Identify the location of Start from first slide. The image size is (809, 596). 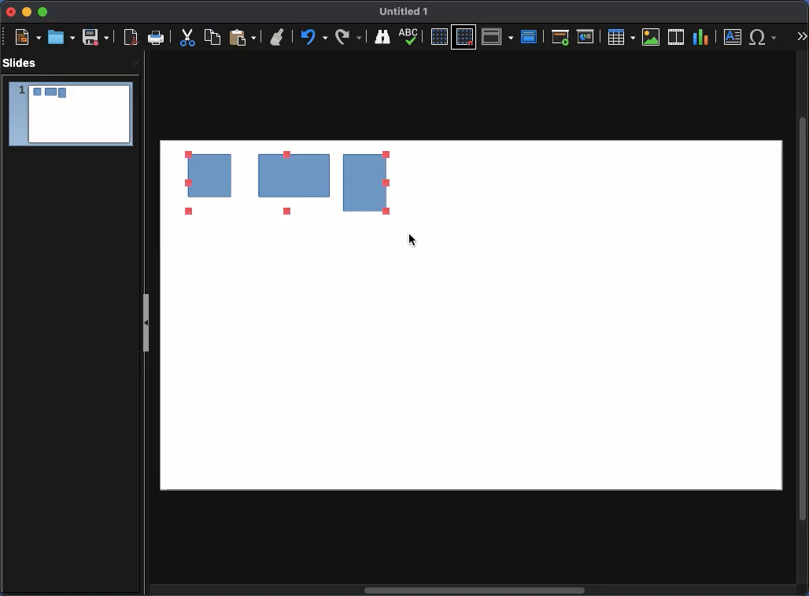
(560, 39).